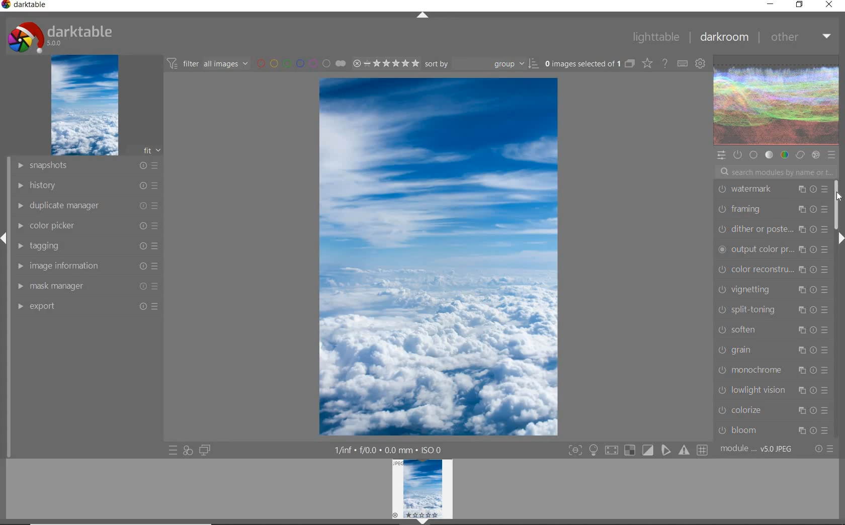 The width and height of the screenshot is (845, 525). What do you see at coordinates (772, 189) in the screenshot?
I see `WATERMARK` at bounding box center [772, 189].